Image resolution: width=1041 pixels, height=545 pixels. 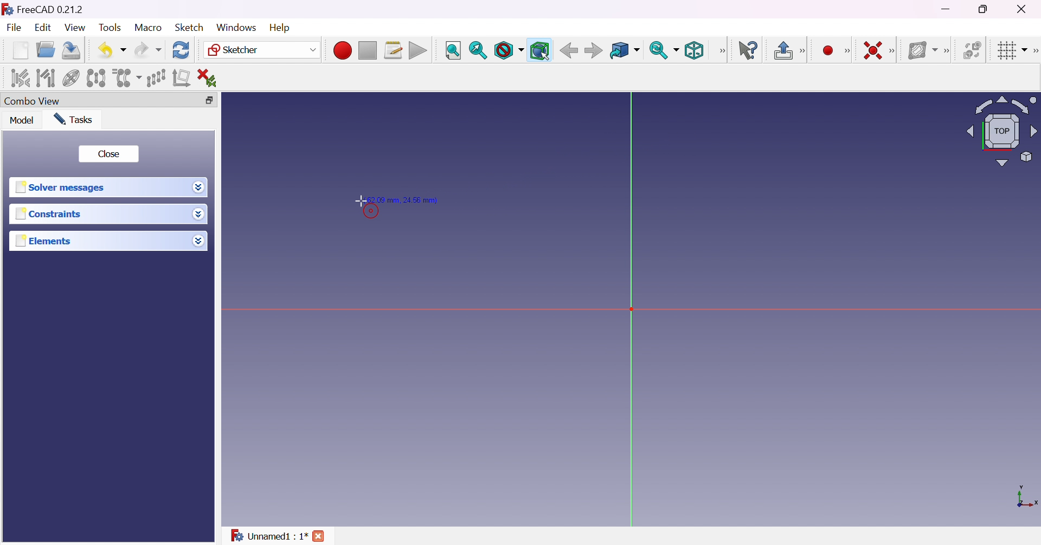 What do you see at coordinates (1011, 50) in the screenshot?
I see `Toggle grid` at bounding box center [1011, 50].